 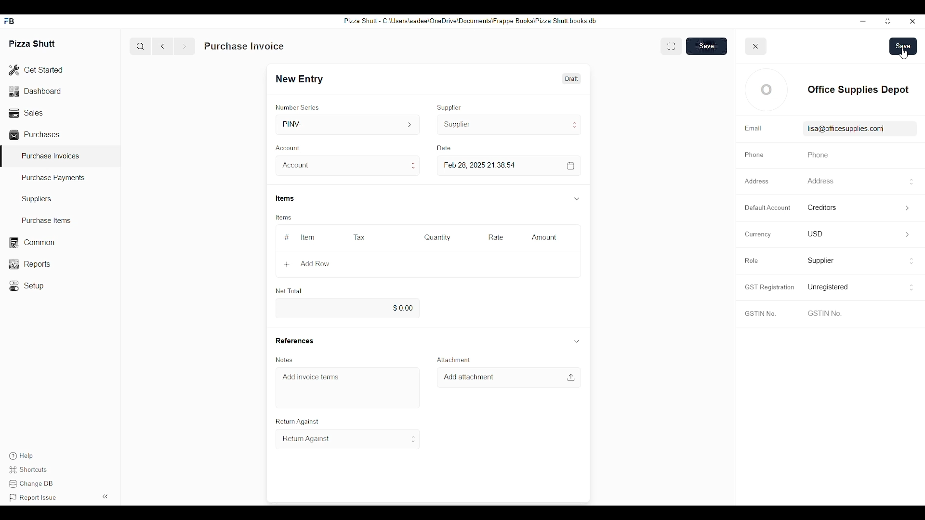 I want to click on Report issue, so click(x=33, y=498).